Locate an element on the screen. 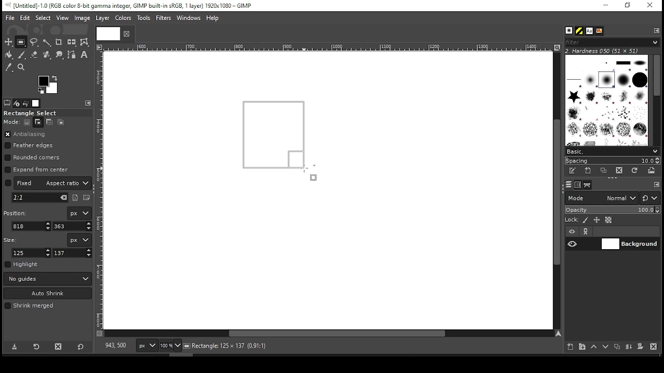 The image size is (664, 373). lock pixels is located at coordinates (587, 220).